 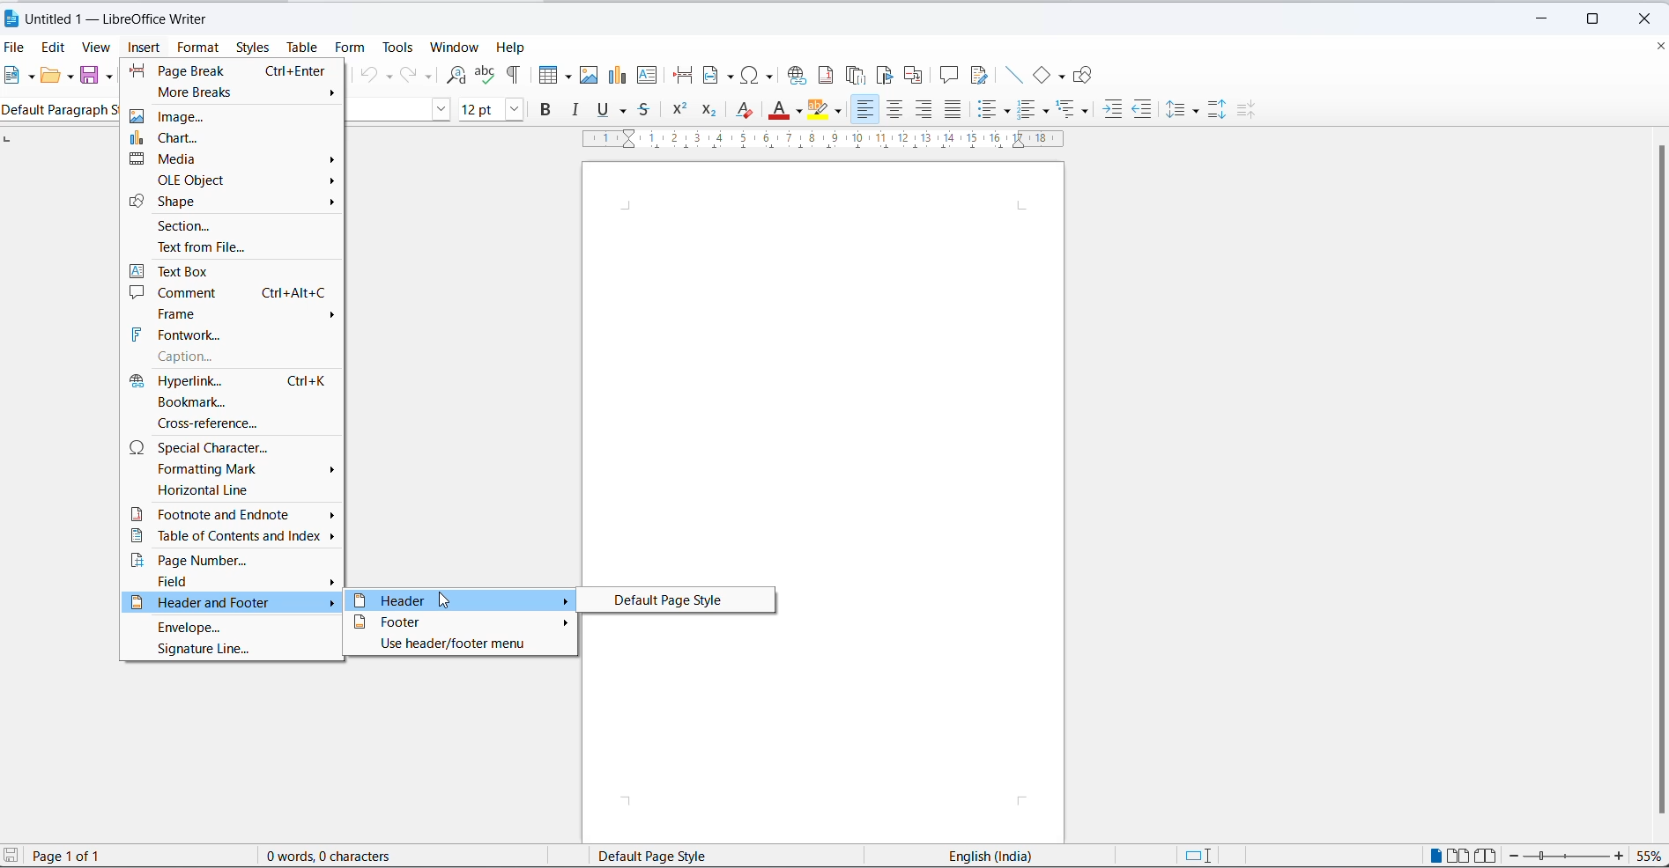 What do you see at coordinates (578, 110) in the screenshot?
I see `italic` at bounding box center [578, 110].